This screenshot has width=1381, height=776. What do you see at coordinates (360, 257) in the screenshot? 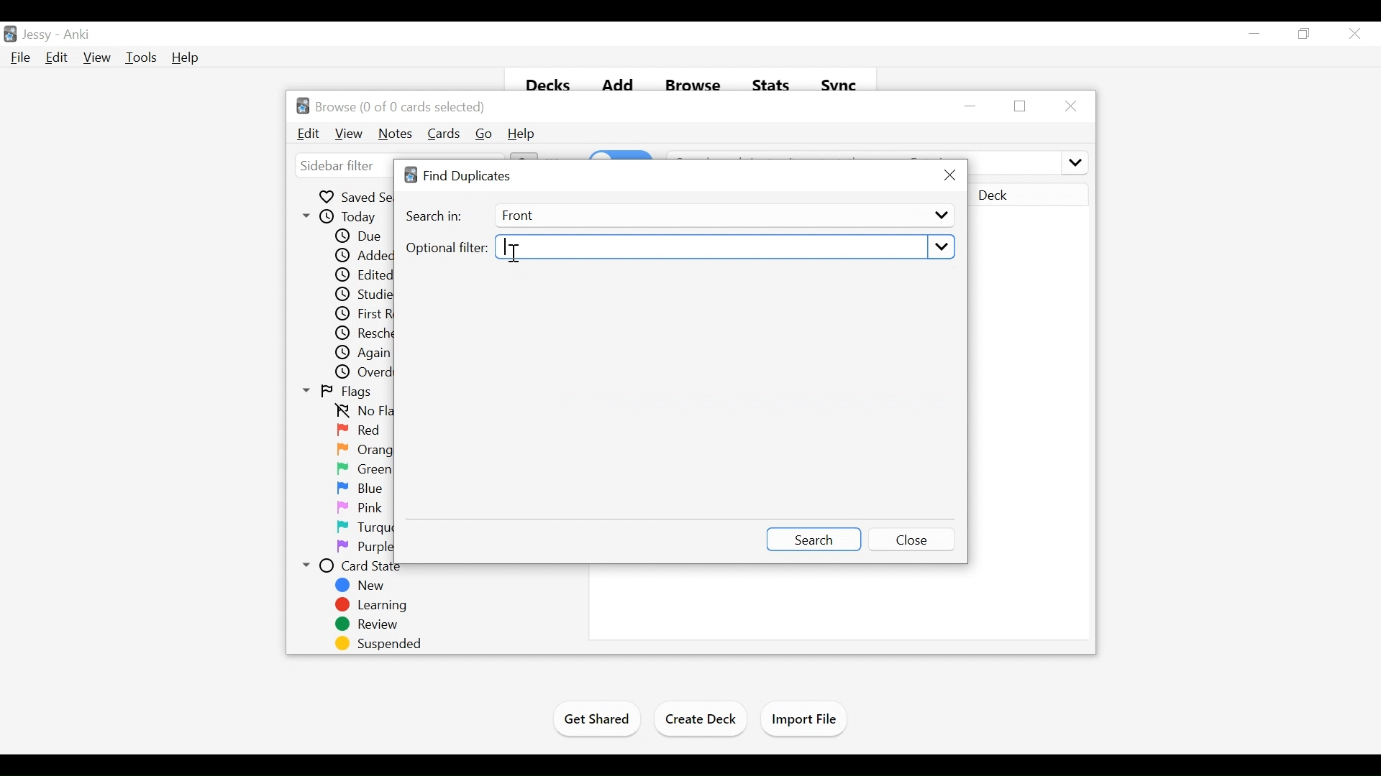
I see `Added` at bounding box center [360, 257].